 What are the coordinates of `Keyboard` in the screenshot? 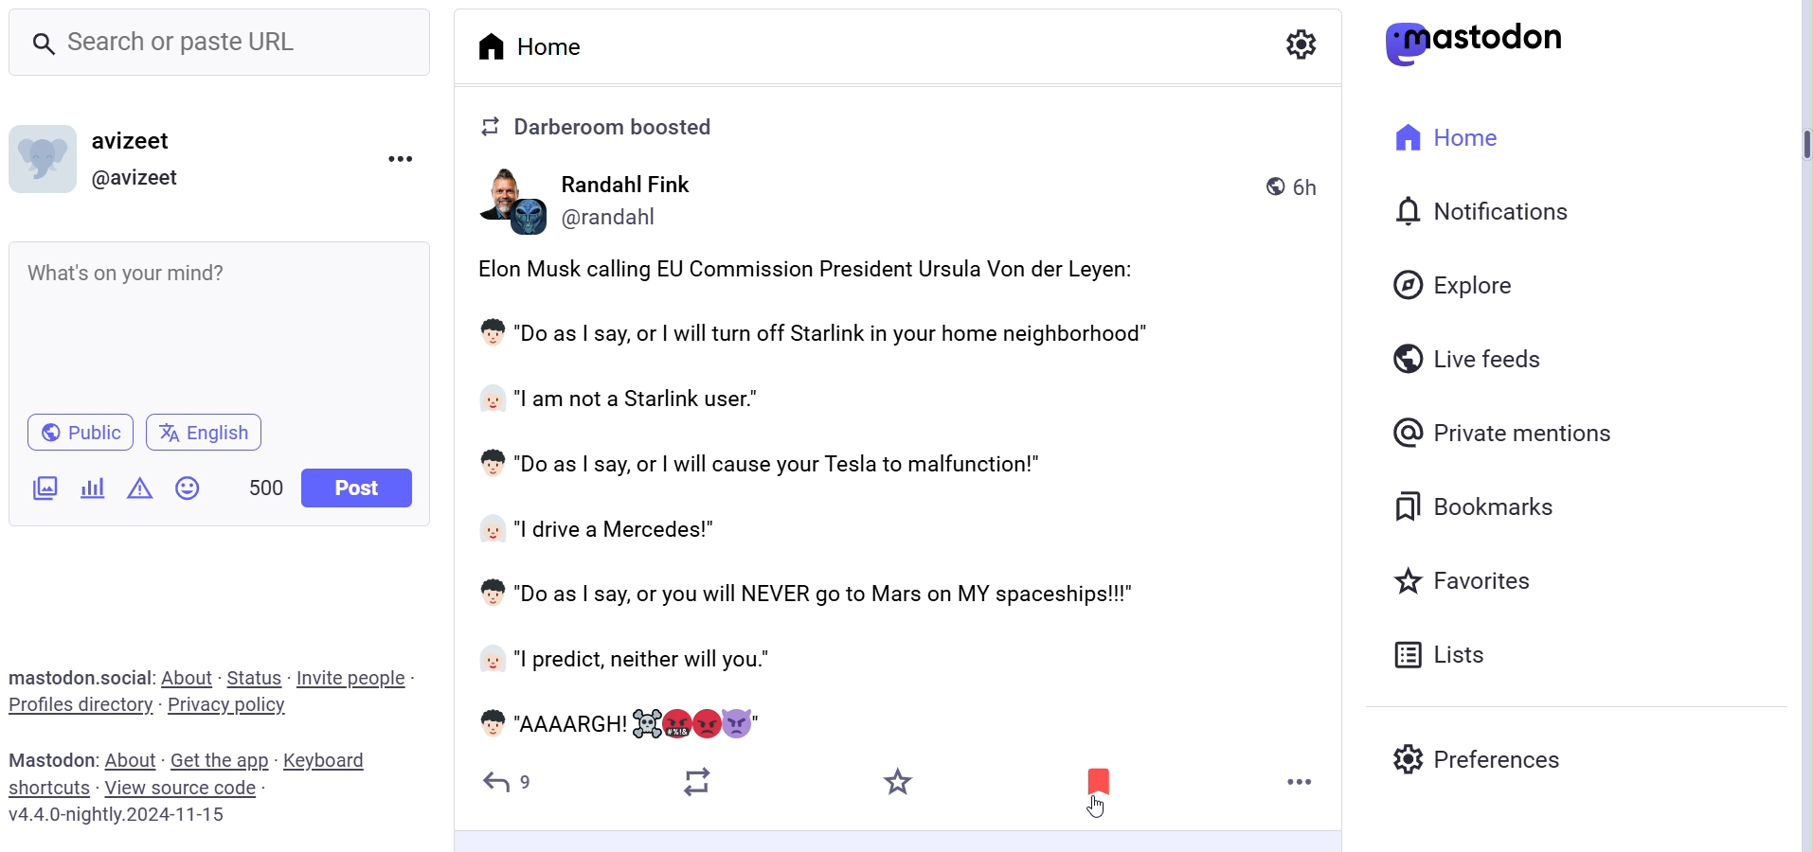 It's located at (327, 760).